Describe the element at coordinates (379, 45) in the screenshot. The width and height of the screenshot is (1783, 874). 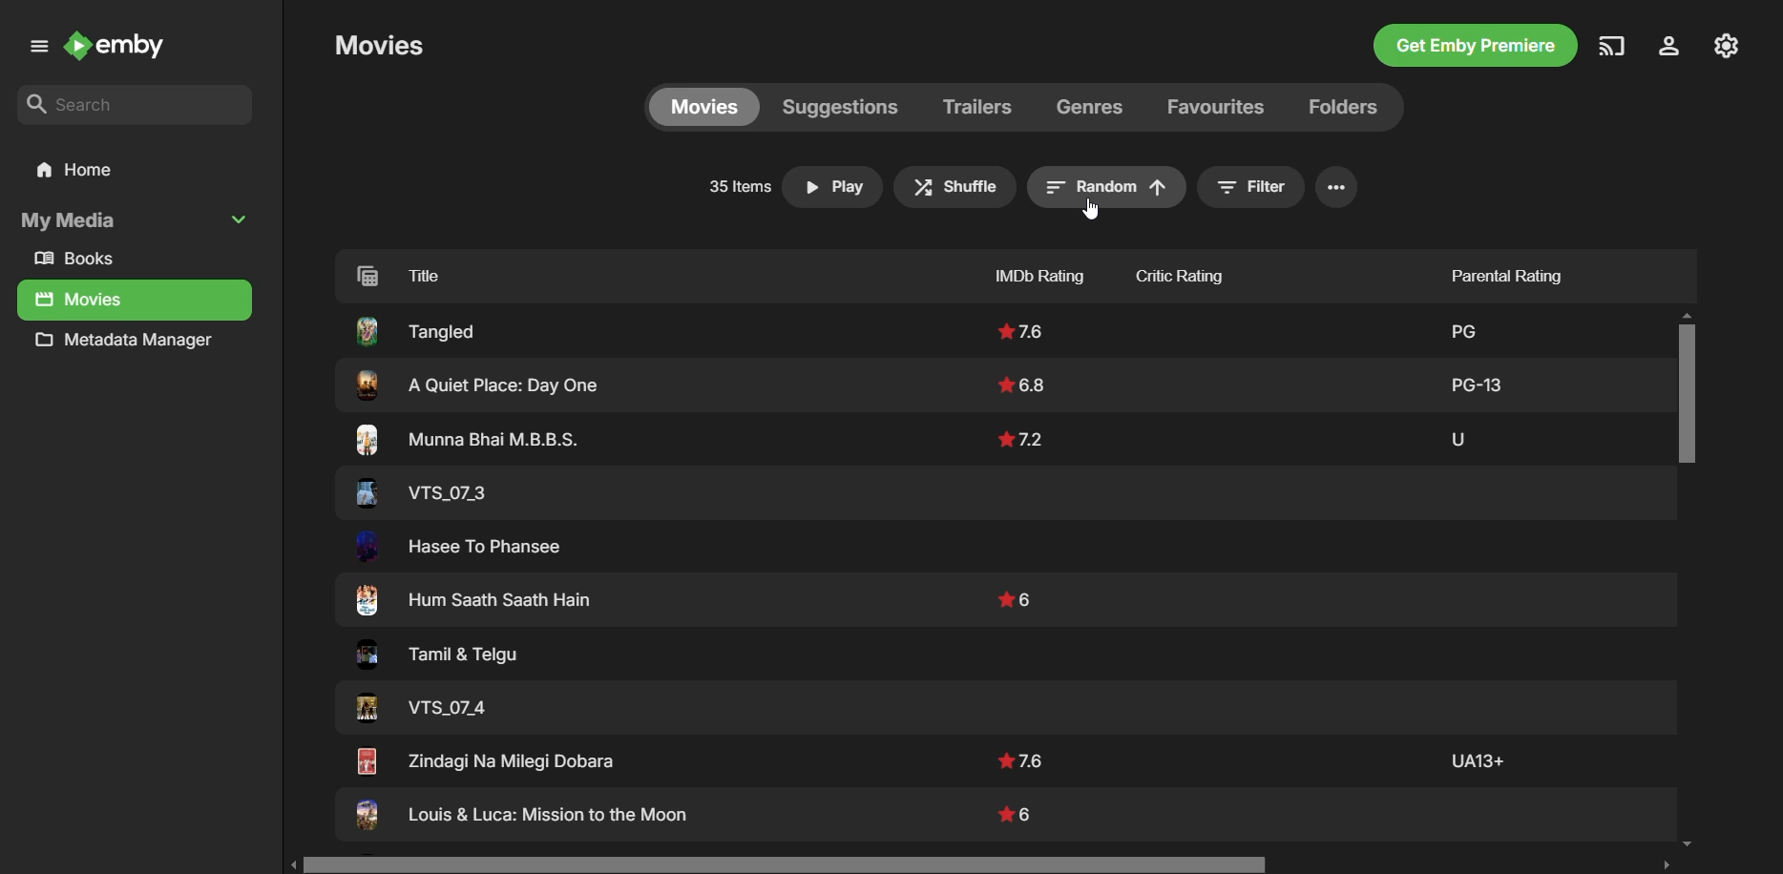
I see `Movies` at that location.